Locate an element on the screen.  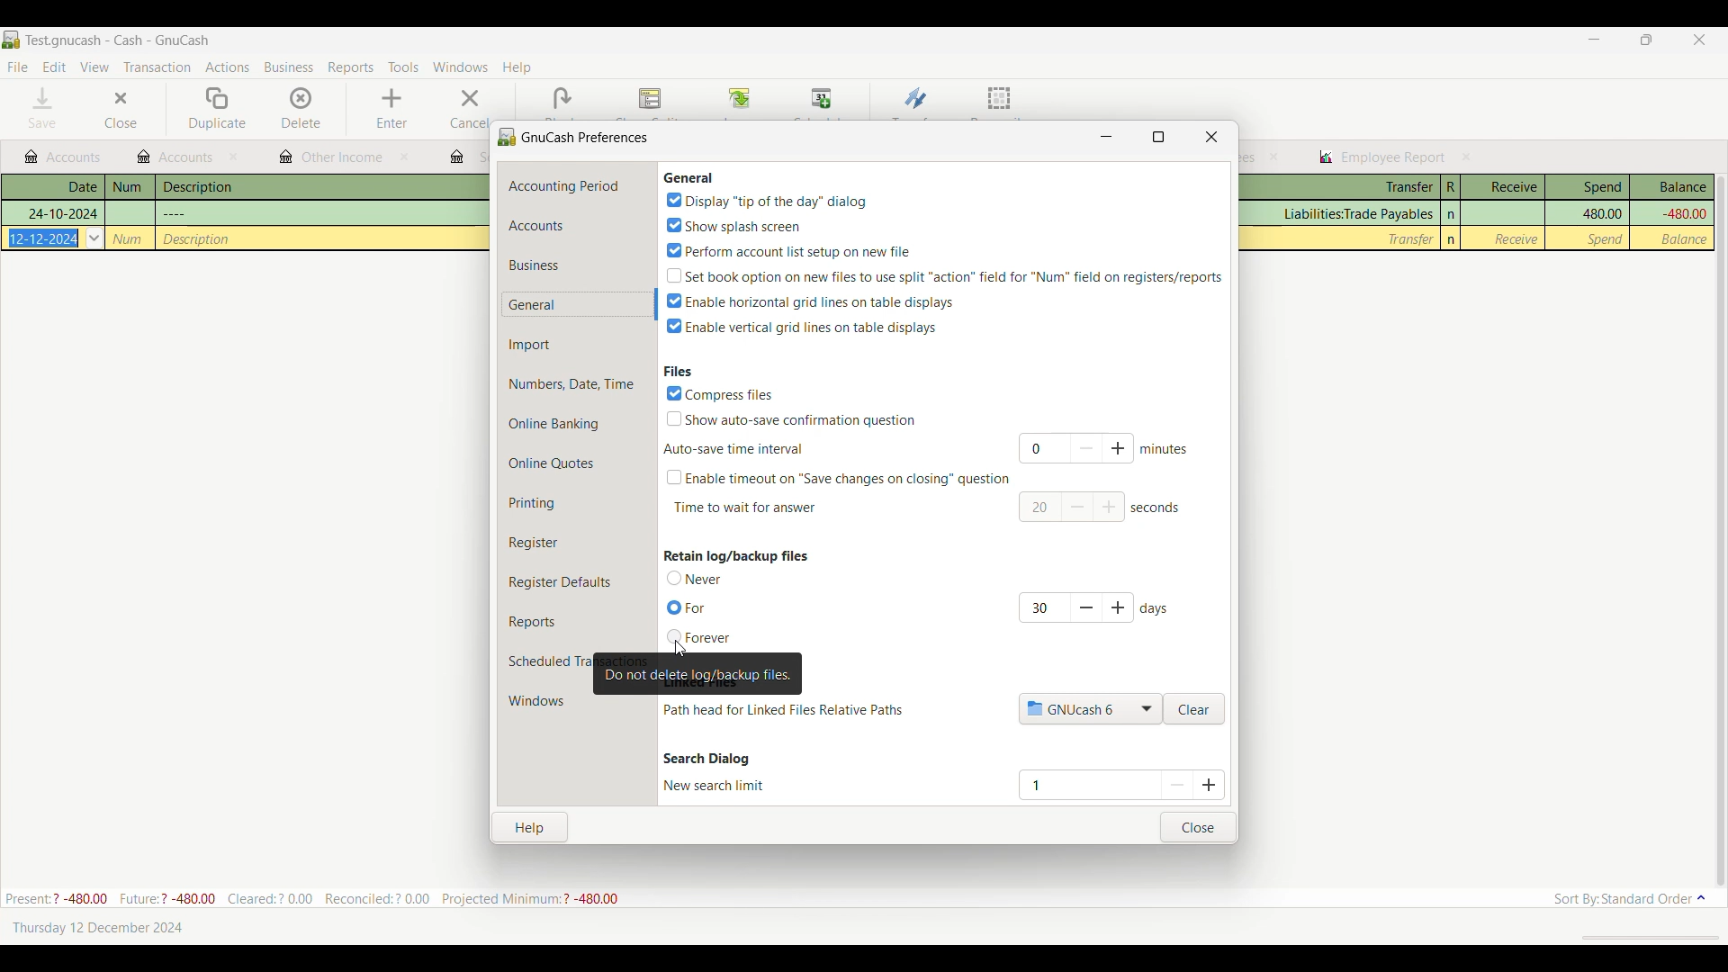
File menu is located at coordinates (17, 67).